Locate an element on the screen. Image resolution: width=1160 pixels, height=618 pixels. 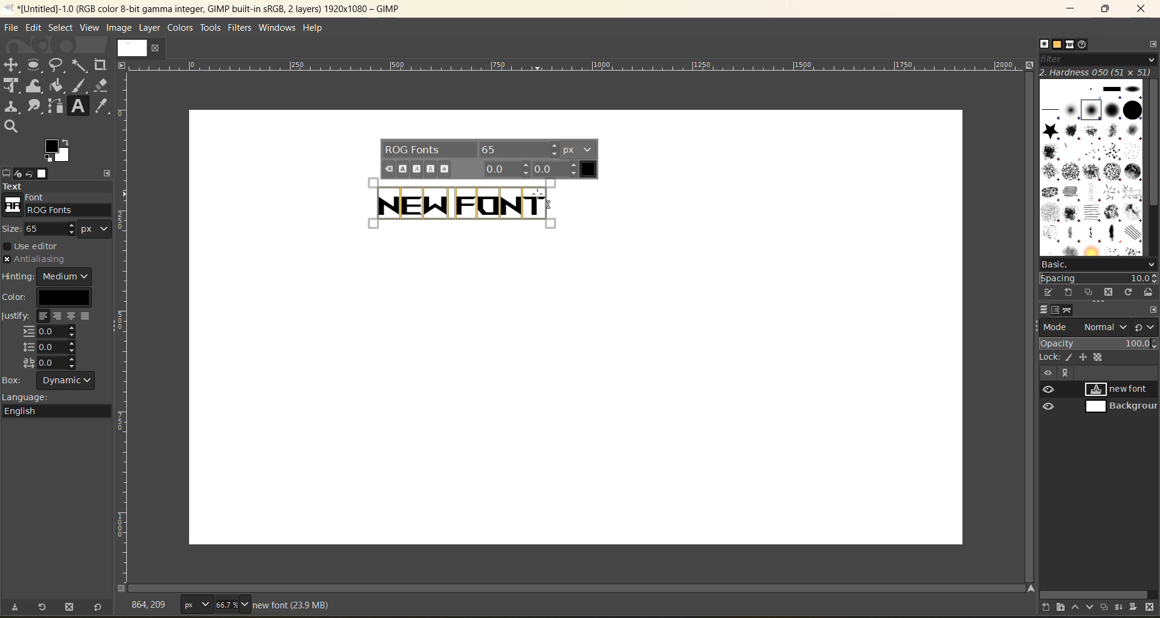
image is located at coordinates (129, 47).